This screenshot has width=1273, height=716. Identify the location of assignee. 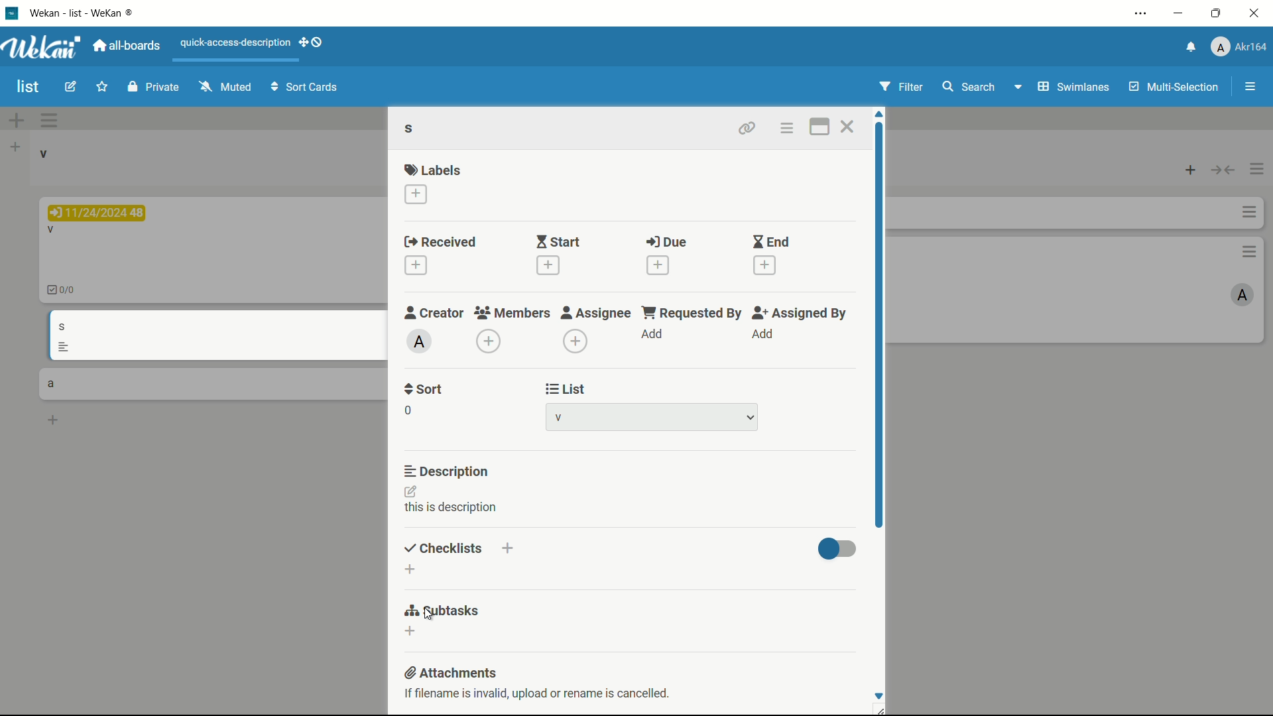
(596, 314).